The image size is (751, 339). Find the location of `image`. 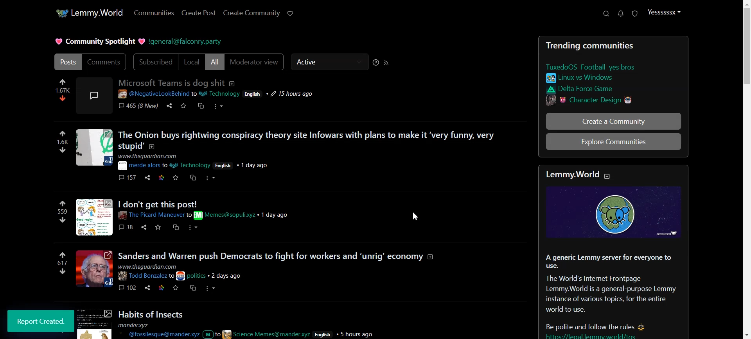

image is located at coordinates (95, 217).